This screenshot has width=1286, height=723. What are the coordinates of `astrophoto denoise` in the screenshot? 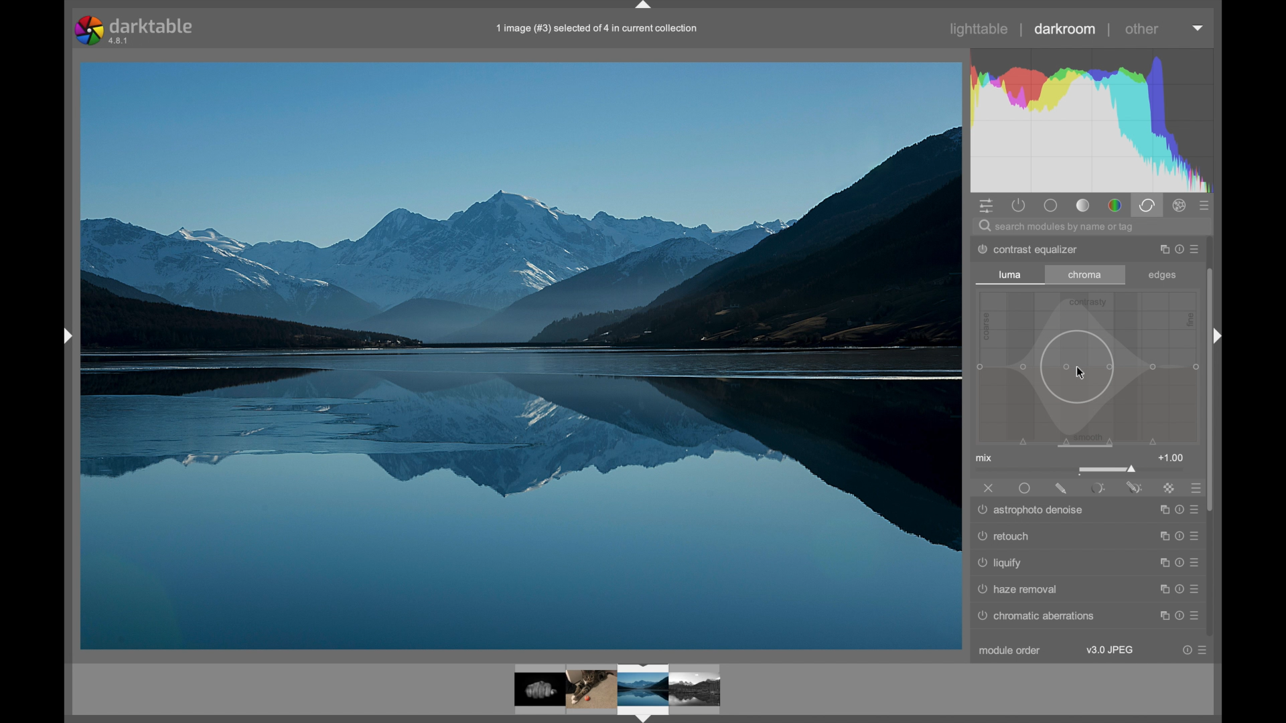 It's located at (1033, 513).